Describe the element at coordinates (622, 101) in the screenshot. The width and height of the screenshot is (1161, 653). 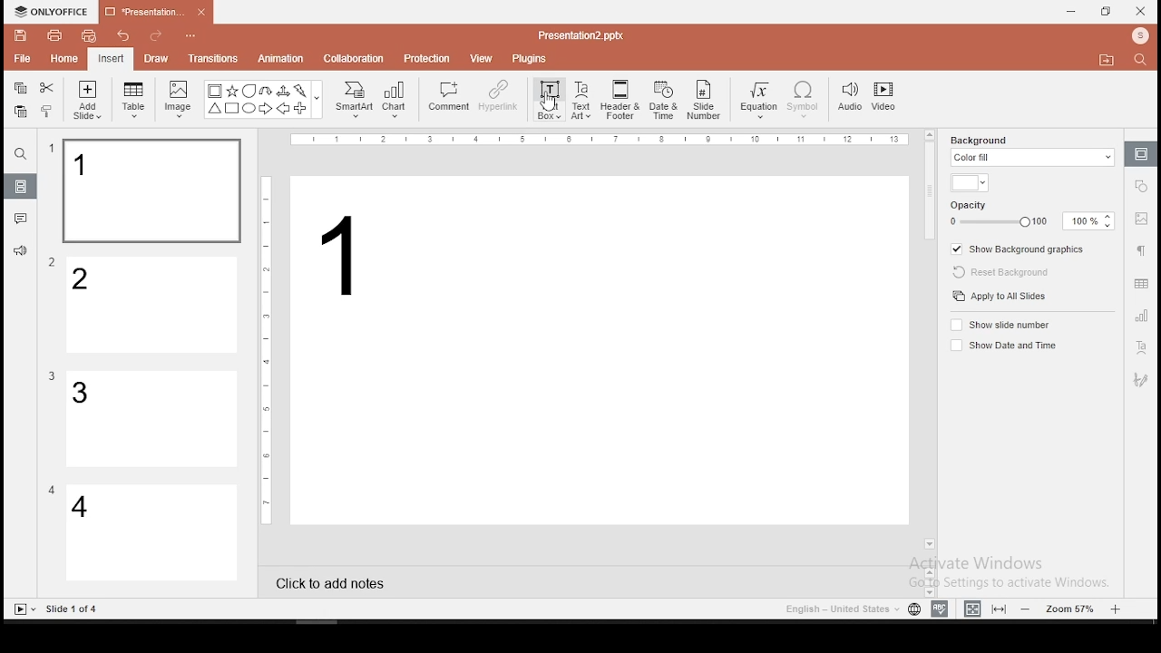
I see `header and footer` at that location.